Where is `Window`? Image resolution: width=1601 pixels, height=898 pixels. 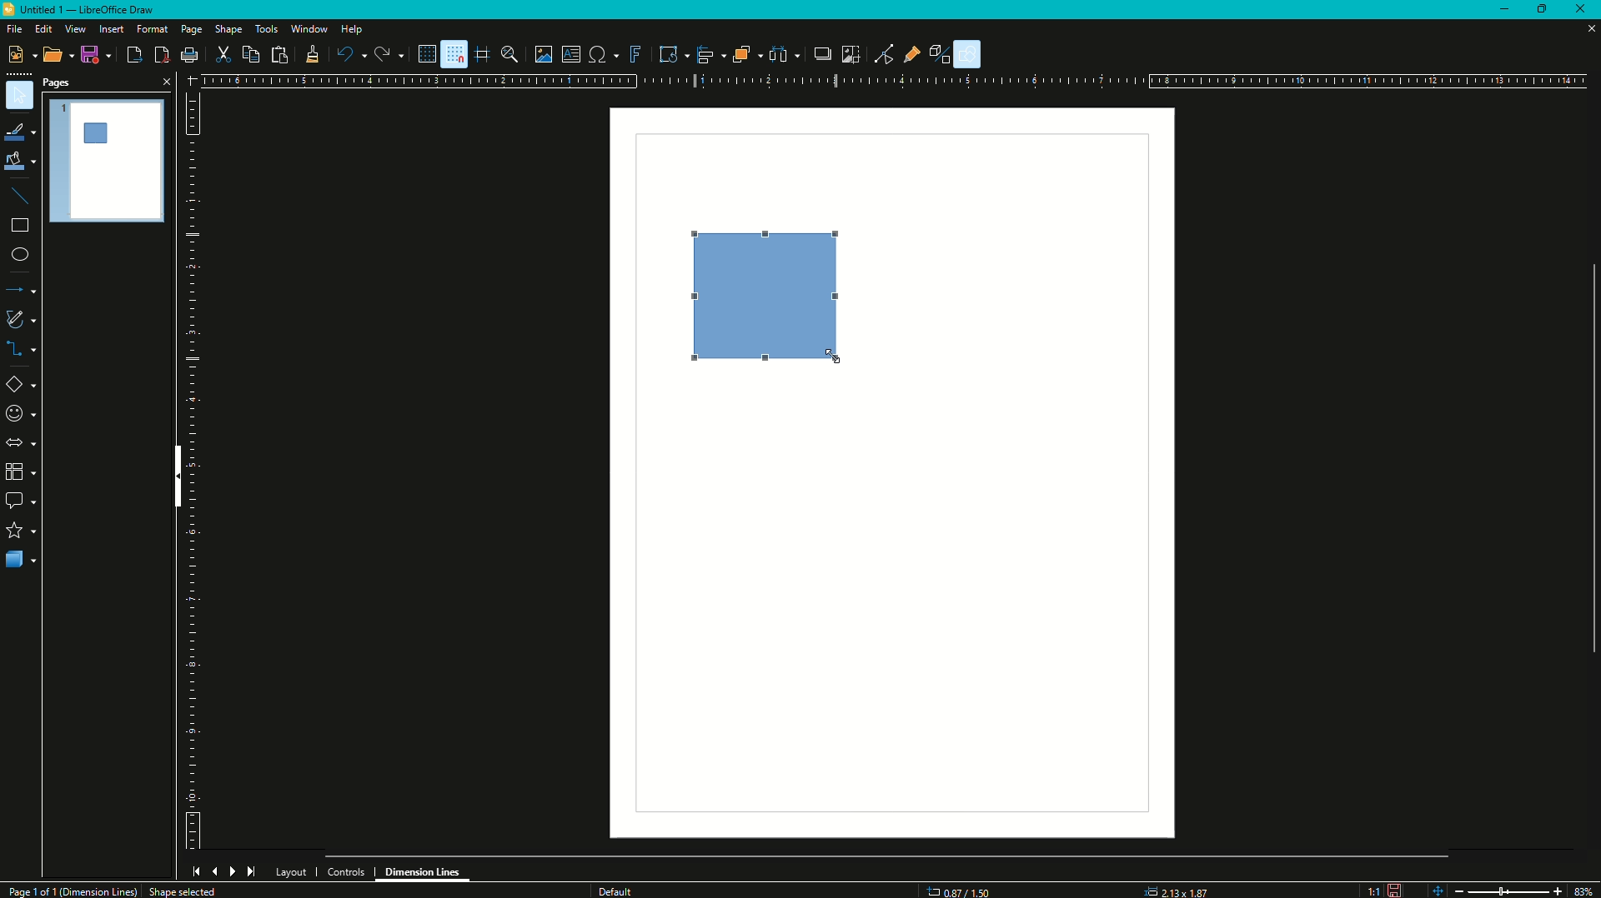
Window is located at coordinates (307, 29).